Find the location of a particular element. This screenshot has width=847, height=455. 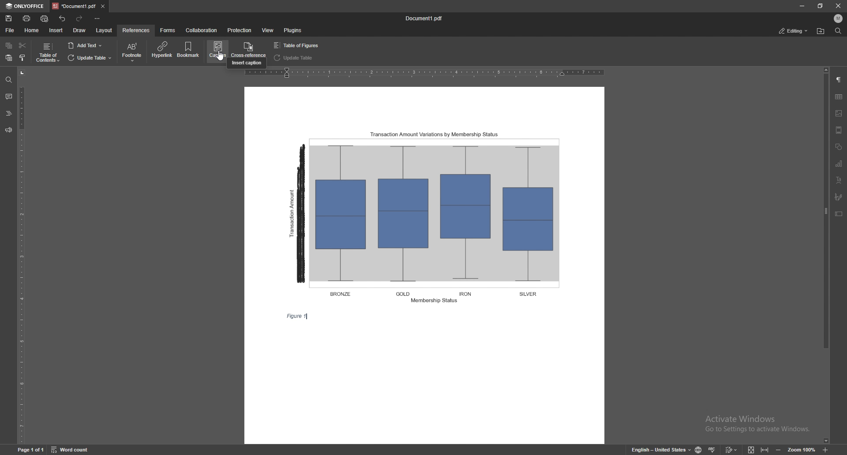

quick print is located at coordinates (46, 19).